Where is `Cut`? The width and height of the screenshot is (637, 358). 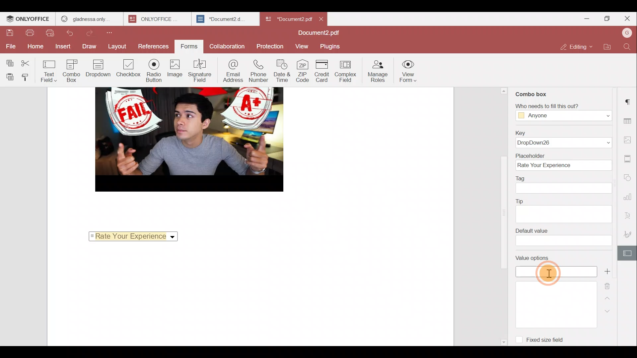 Cut is located at coordinates (31, 62).